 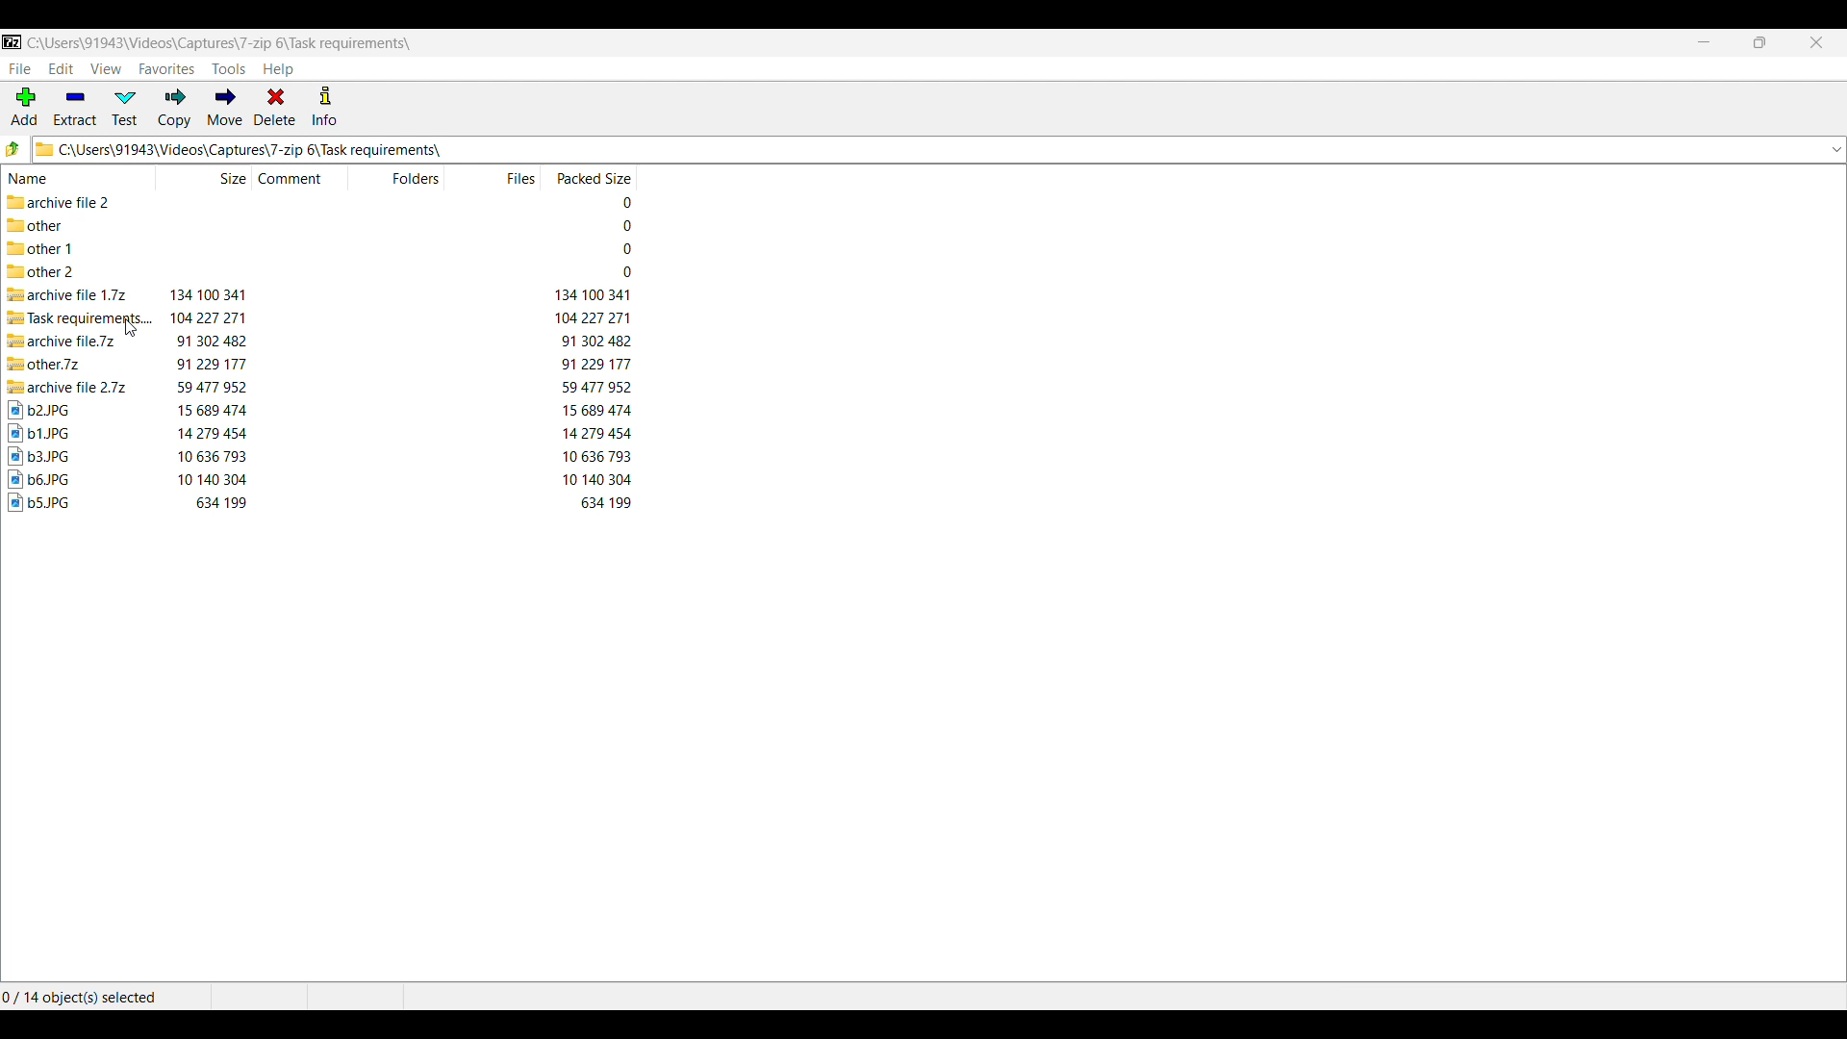 What do you see at coordinates (589, 200) in the screenshot?
I see `packed size` at bounding box center [589, 200].